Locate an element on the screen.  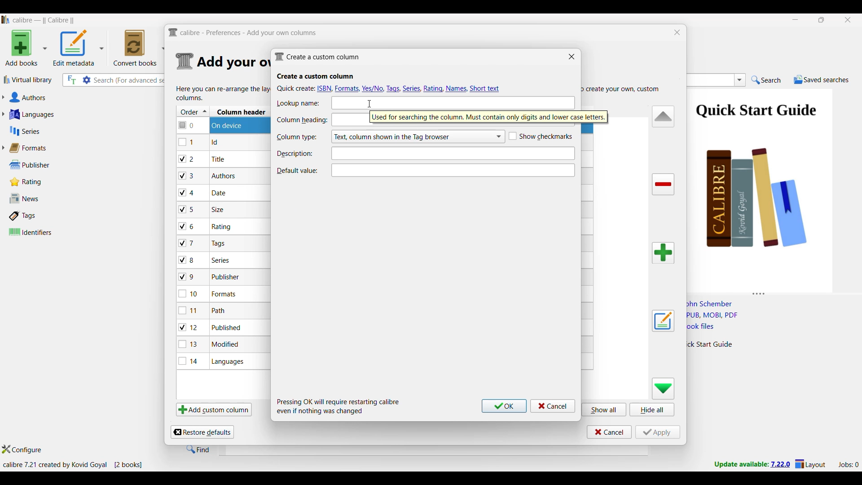
Authors is located at coordinates (71, 98).